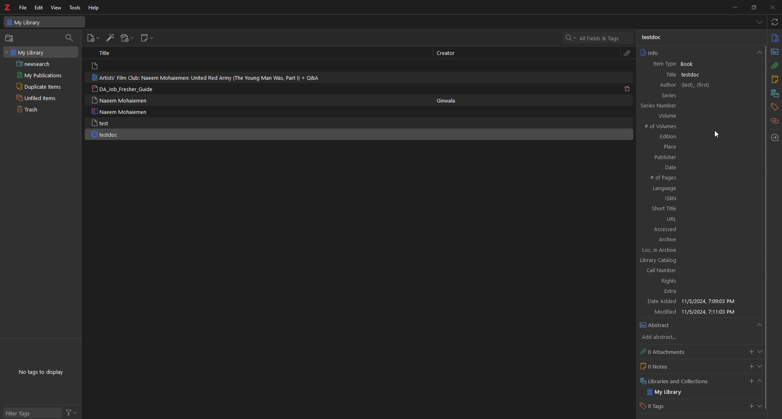  I want to click on add Library and Collection, so click(749, 381).